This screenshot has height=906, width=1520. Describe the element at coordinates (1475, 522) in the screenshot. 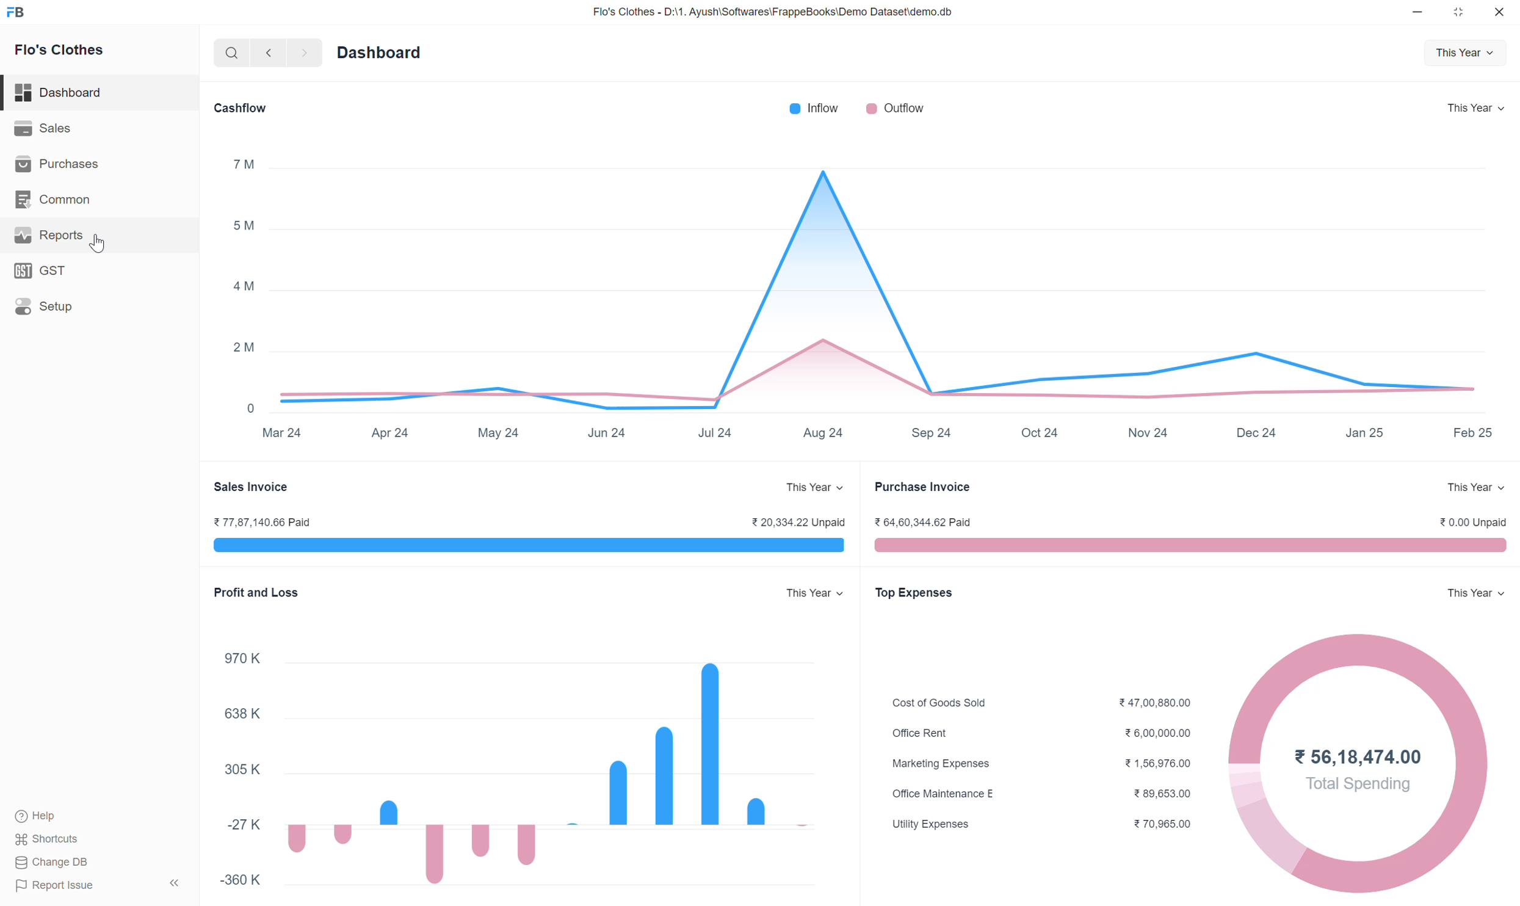

I see `₹ 0.00 Unpaid` at that location.